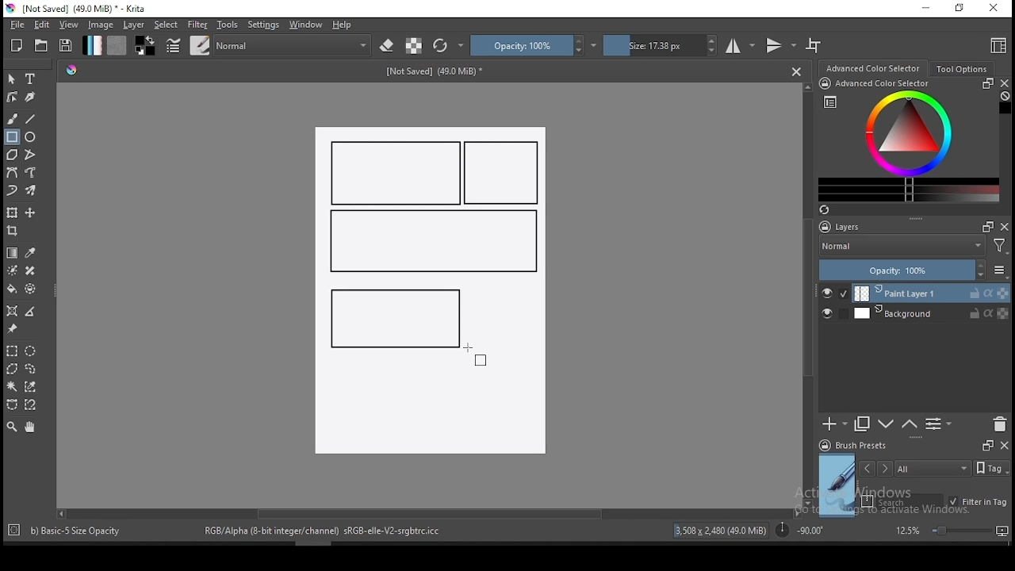 Image resolution: width=1015 pixels, height=571 pixels. I want to click on new rectangle, so click(504, 174).